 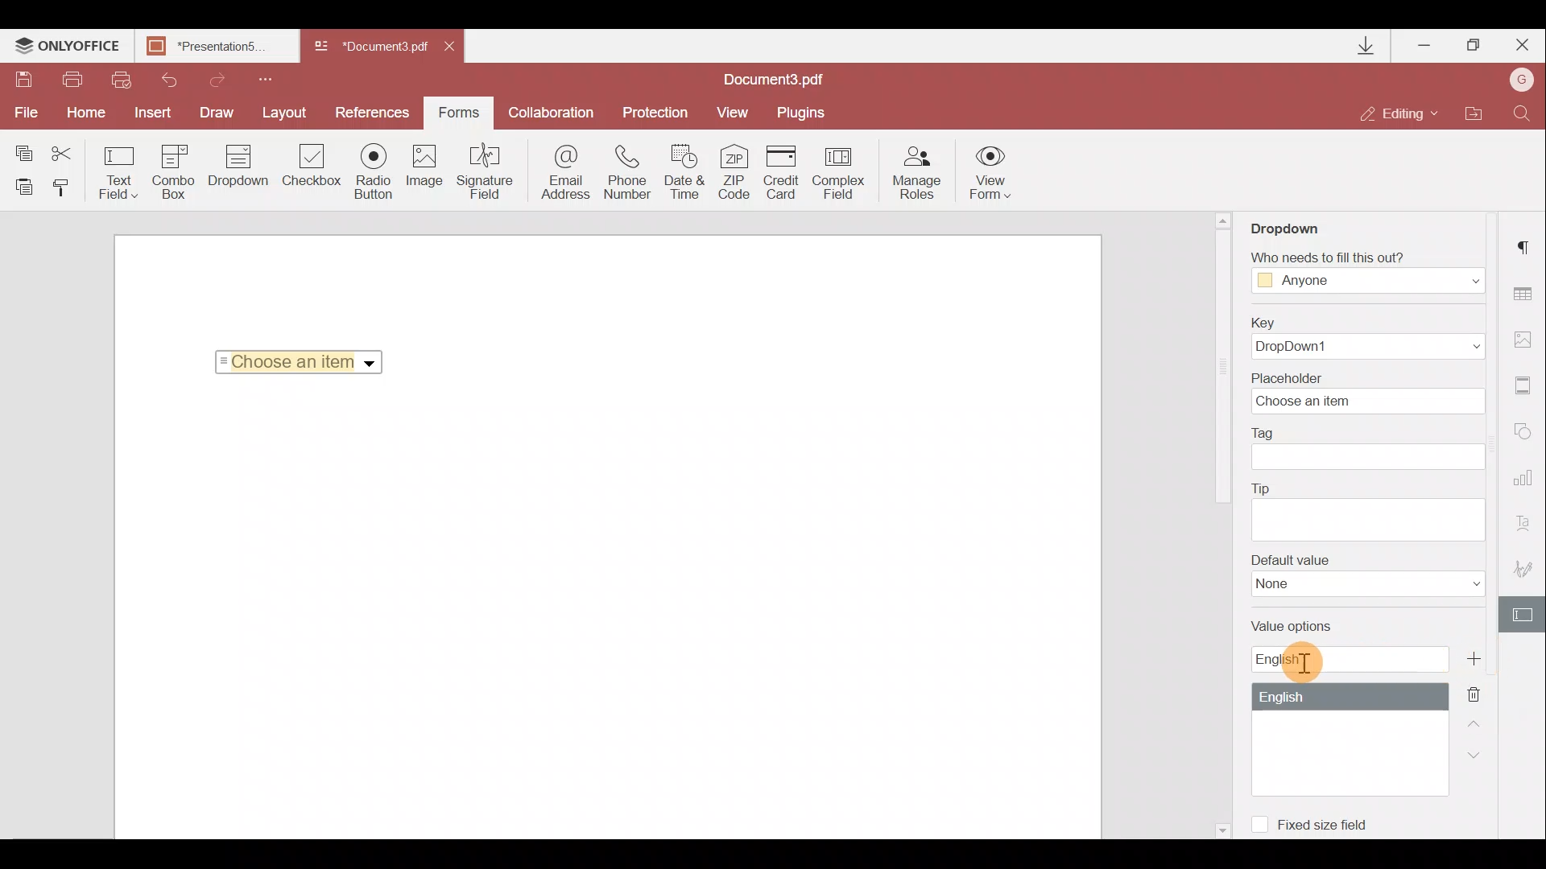 What do you see at coordinates (119, 172) in the screenshot?
I see `Text field` at bounding box center [119, 172].